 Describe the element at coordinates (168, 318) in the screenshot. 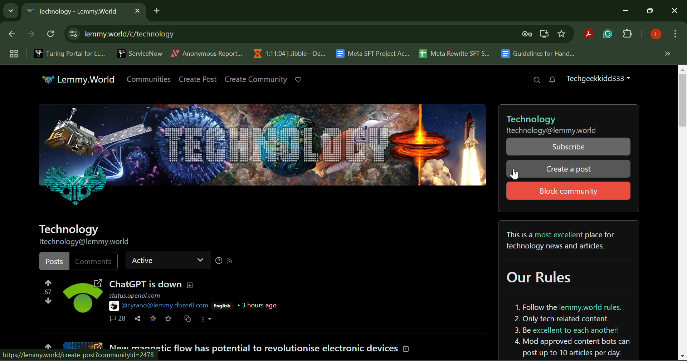

I see `Save` at that location.